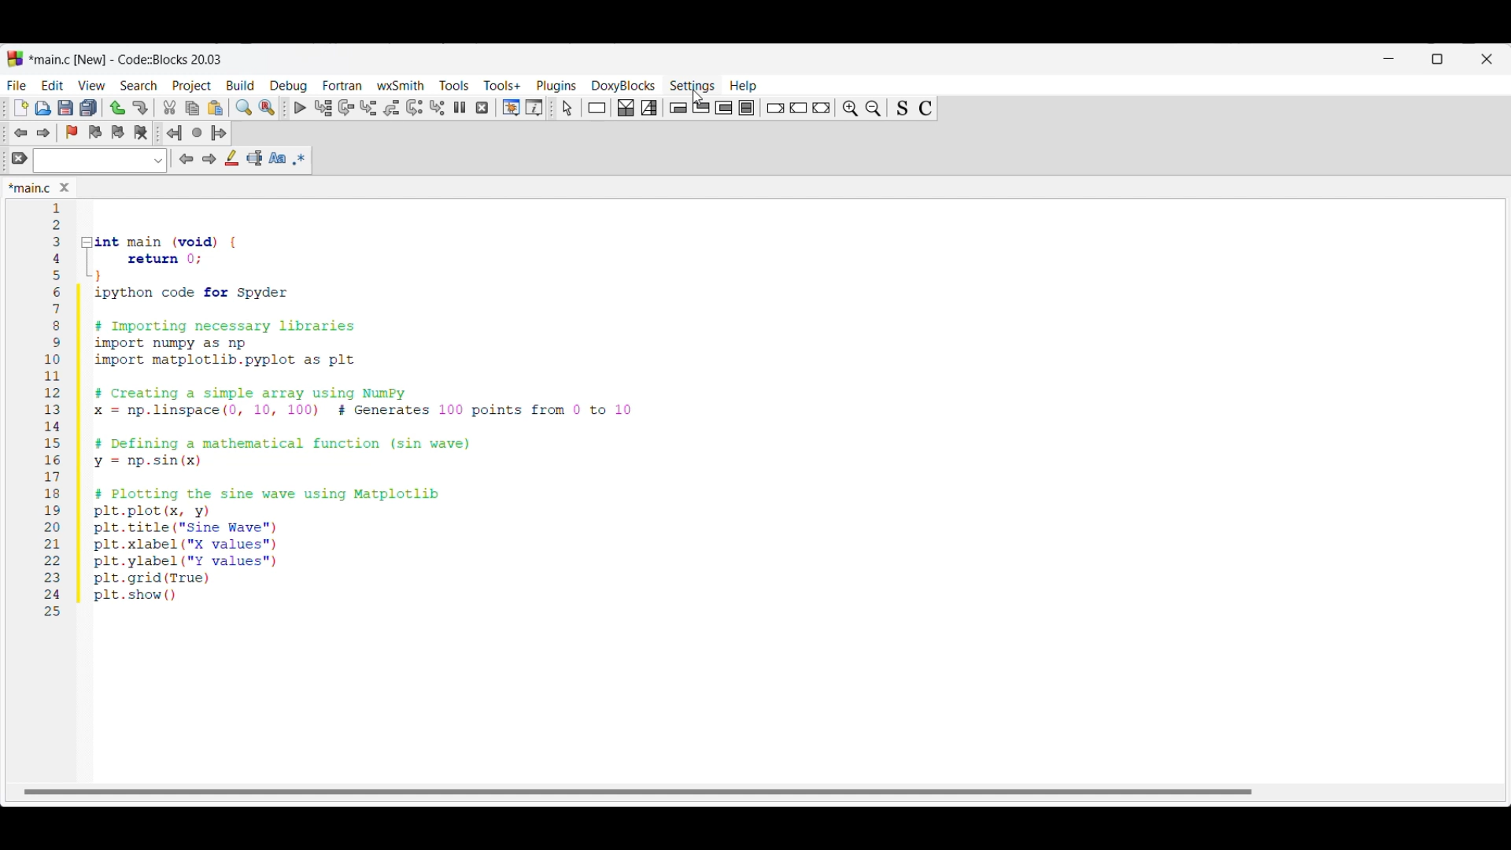  I want to click on Tools+ menu, so click(502, 85).